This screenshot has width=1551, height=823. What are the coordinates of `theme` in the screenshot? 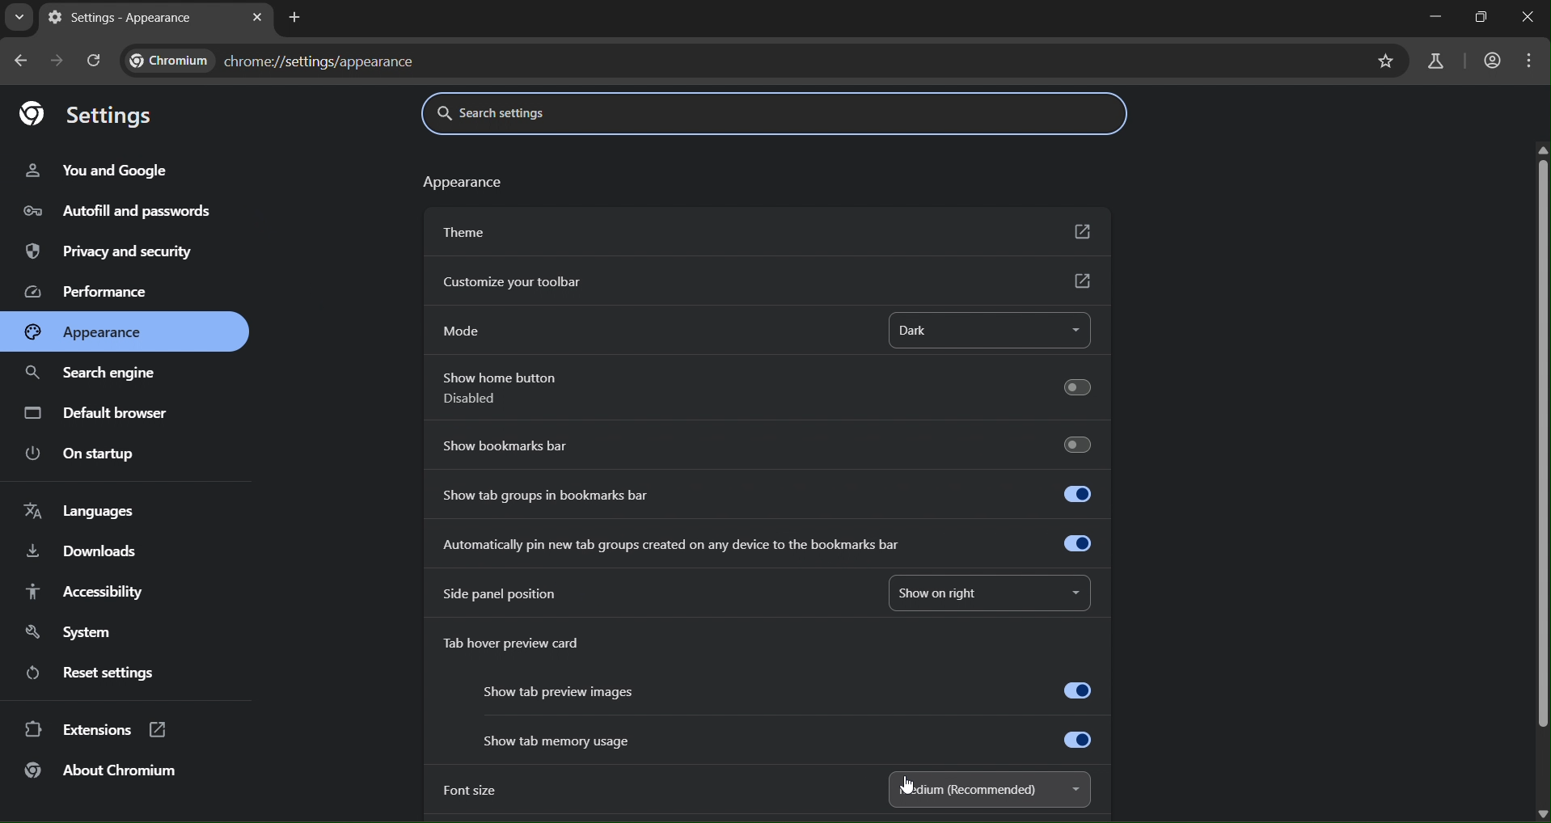 It's located at (766, 231).